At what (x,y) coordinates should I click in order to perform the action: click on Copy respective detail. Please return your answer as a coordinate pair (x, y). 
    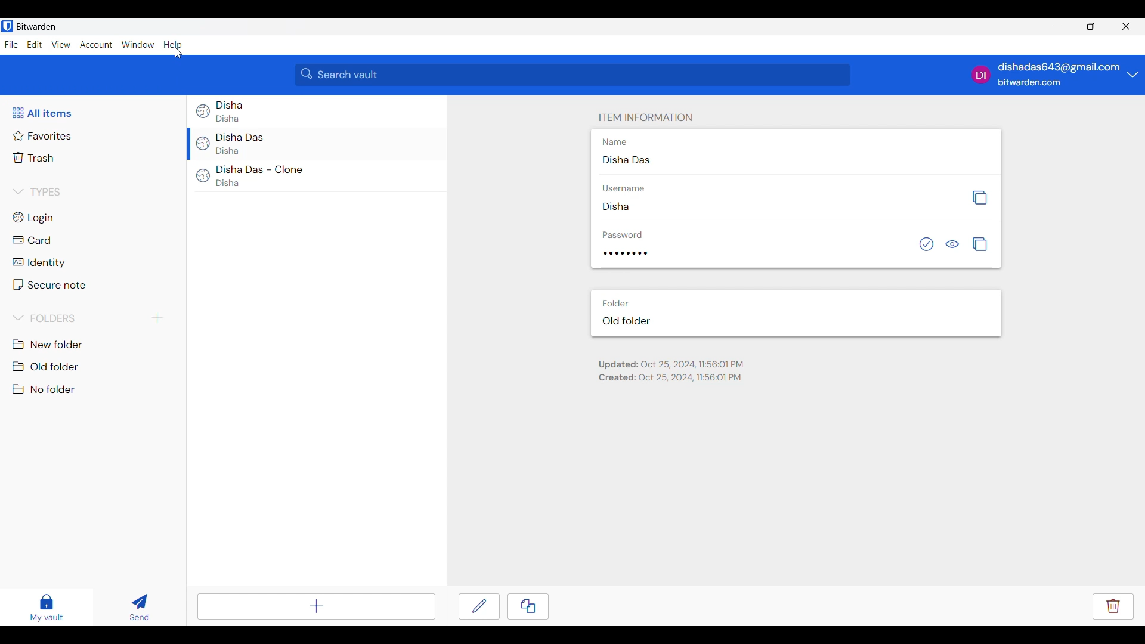
    Looking at the image, I should click on (979, 198).